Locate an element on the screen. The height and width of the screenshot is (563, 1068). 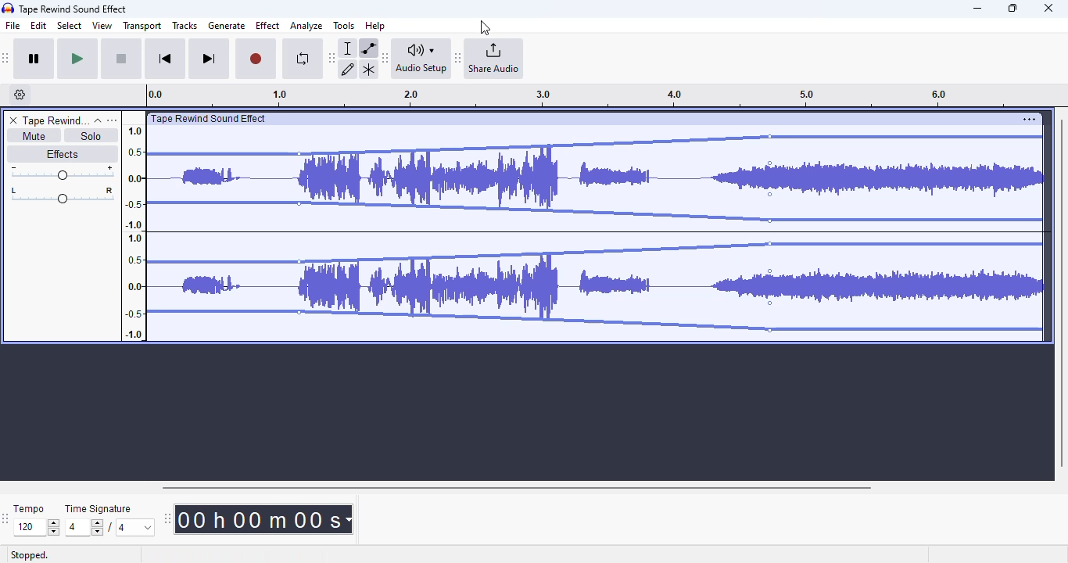
volume increased is located at coordinates (897, 227).